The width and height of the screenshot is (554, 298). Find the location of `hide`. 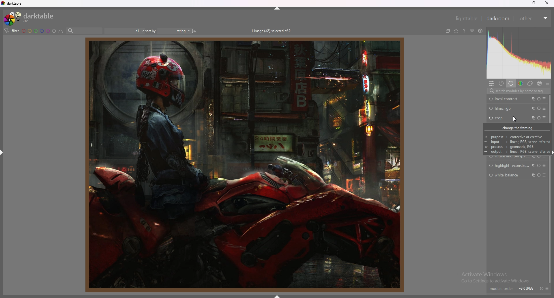

hide is located at coordinates (276, 8).